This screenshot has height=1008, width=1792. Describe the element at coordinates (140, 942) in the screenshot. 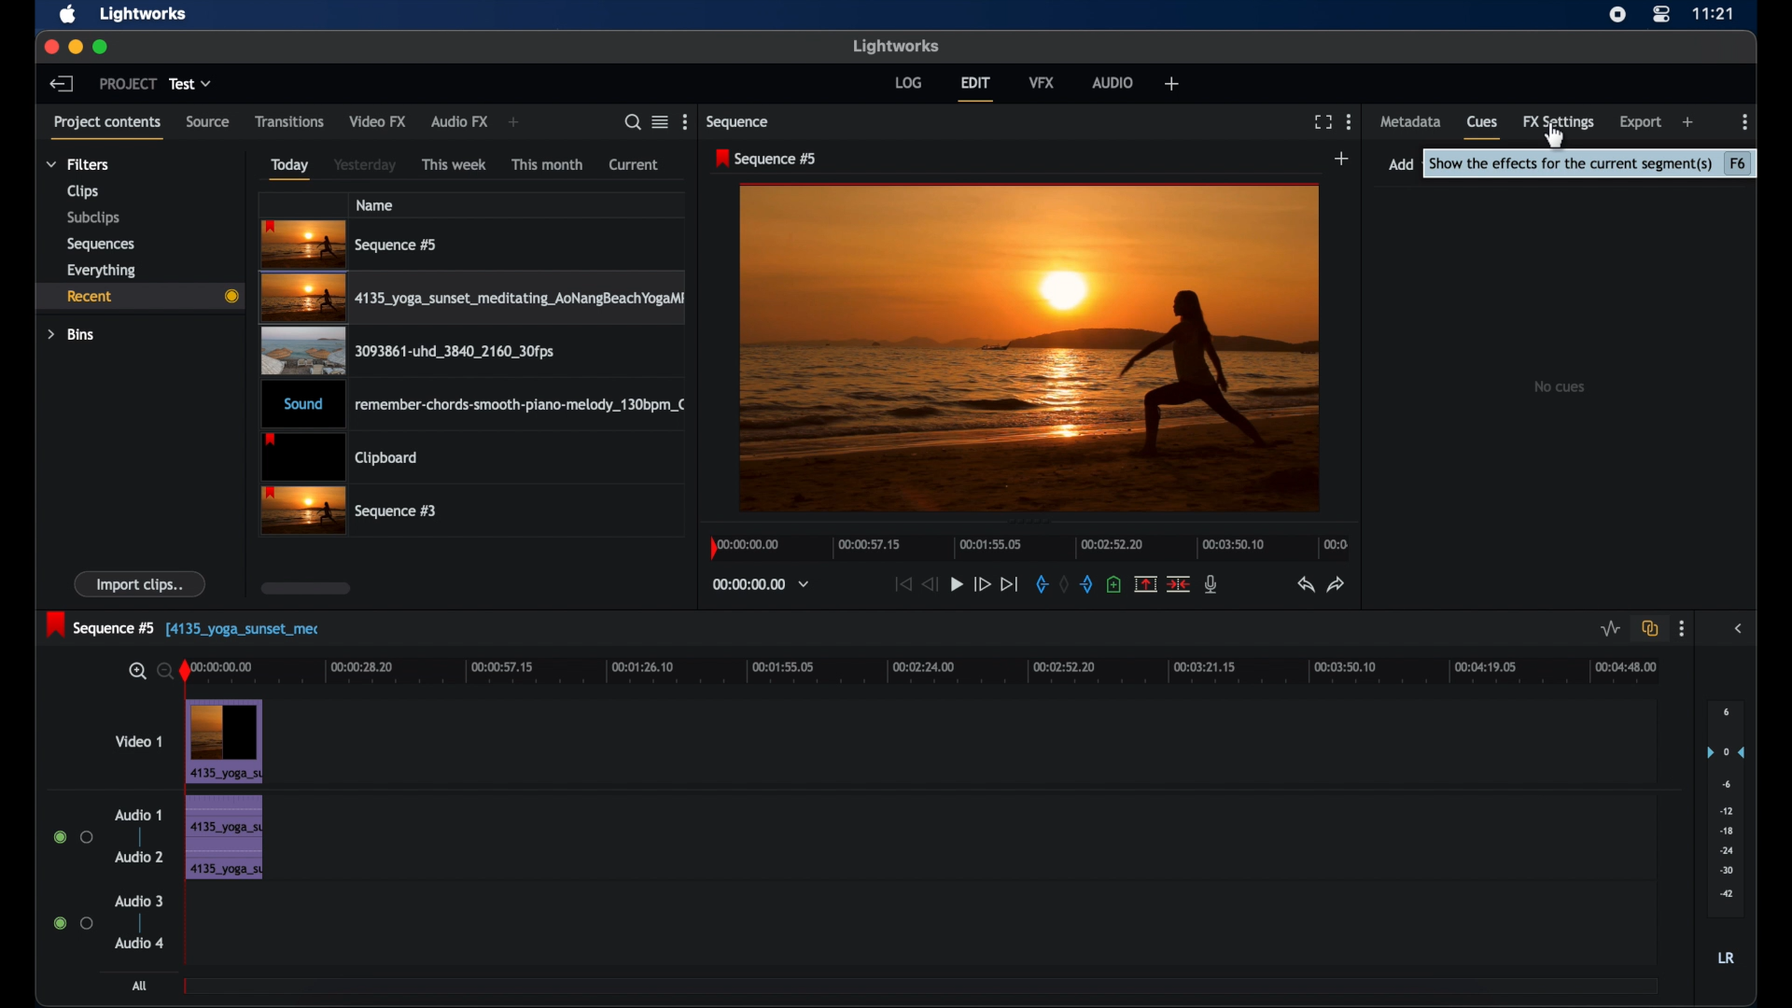

I see `audio 4` at that location.